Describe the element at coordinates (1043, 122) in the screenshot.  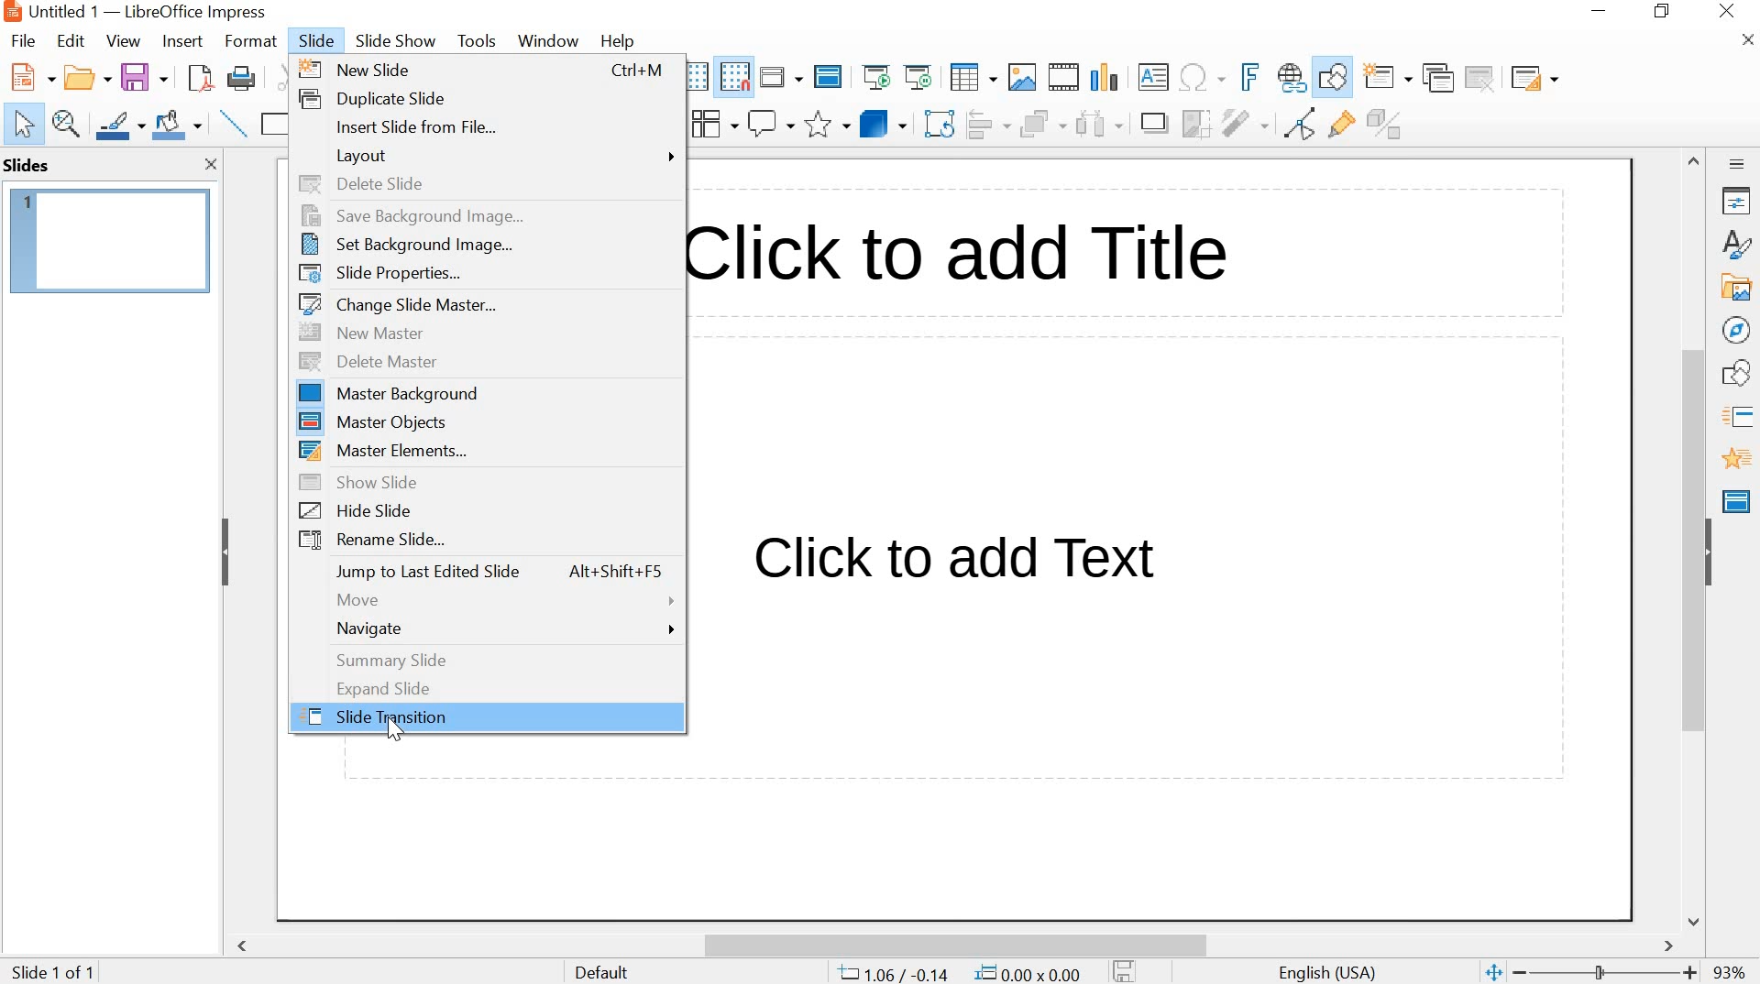
I see `Arrange` at that location.